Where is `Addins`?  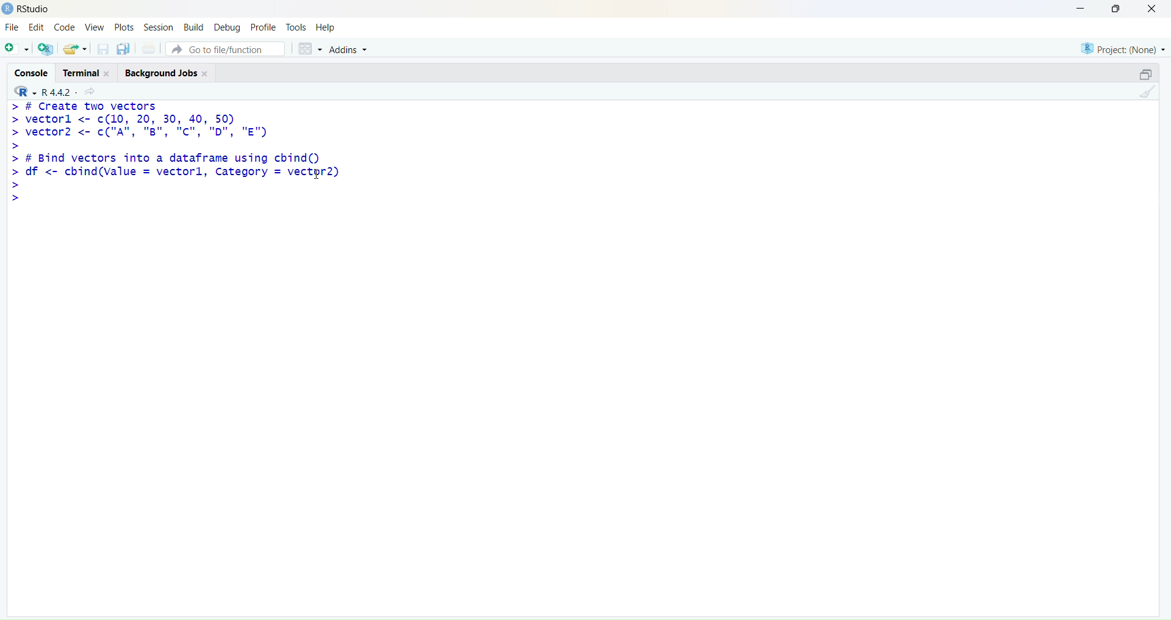
Addins is located at coordinates (348, 49).